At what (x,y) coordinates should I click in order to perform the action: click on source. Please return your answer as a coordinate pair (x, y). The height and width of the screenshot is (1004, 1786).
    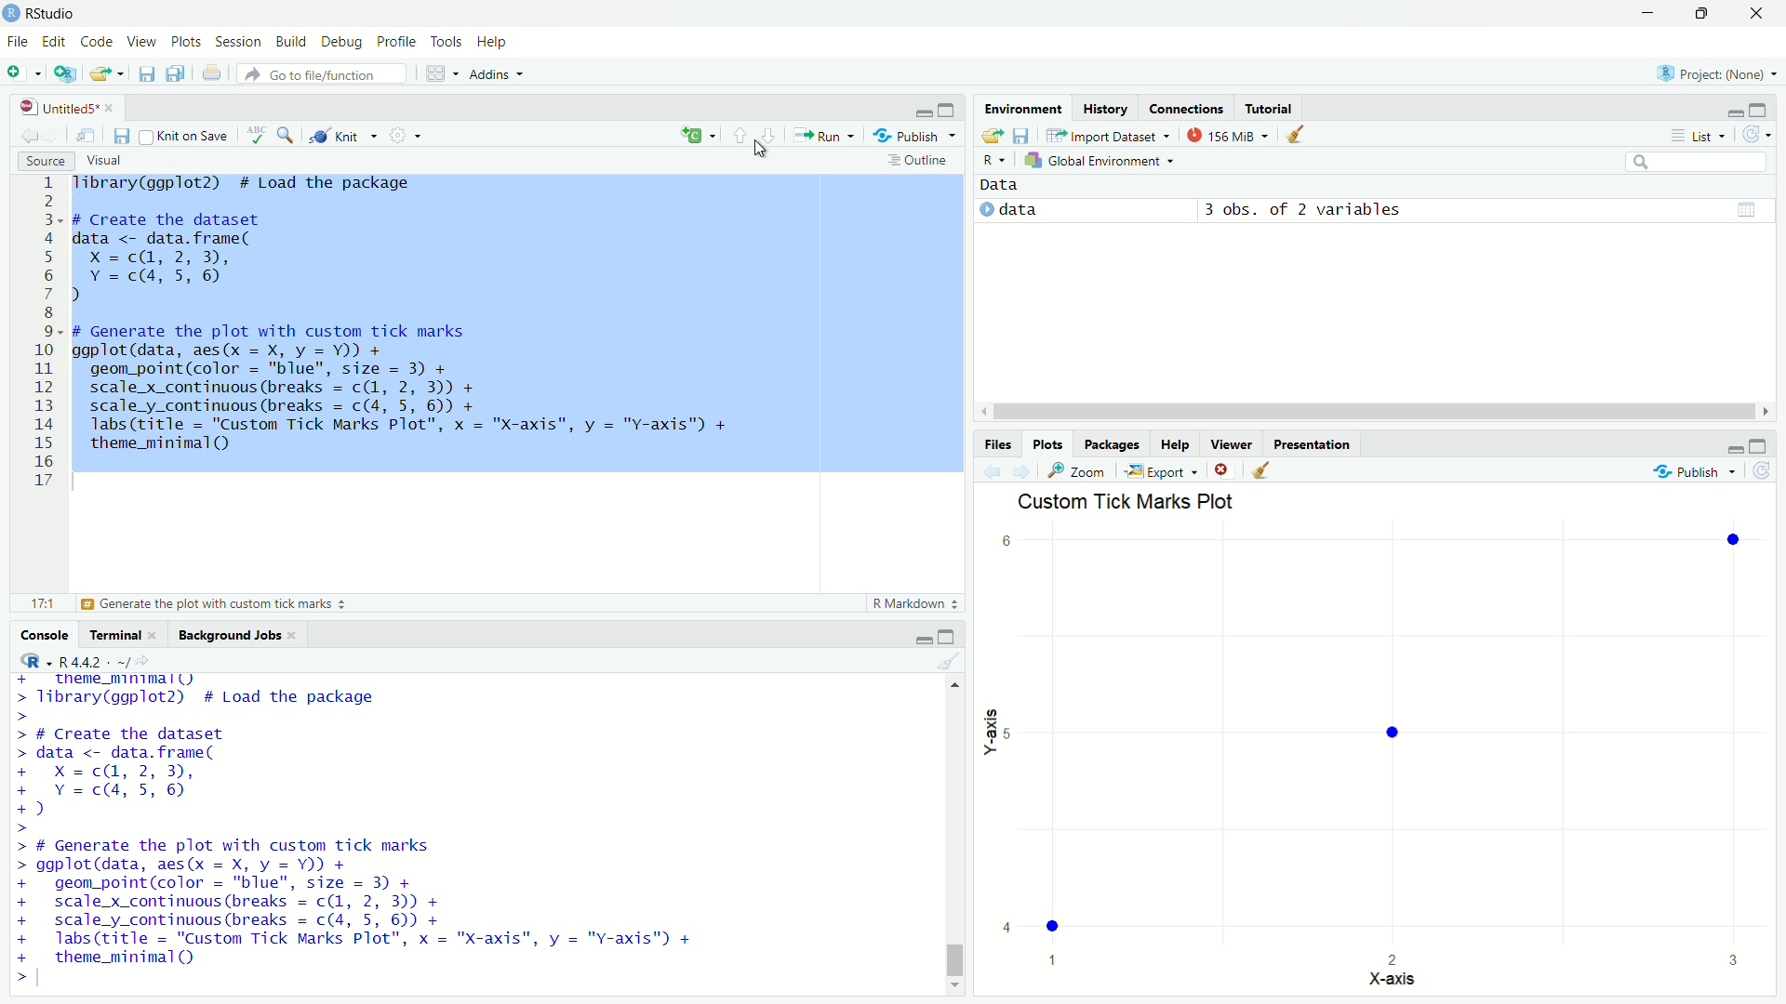
    Looking at the image, I should click on (39, 161).